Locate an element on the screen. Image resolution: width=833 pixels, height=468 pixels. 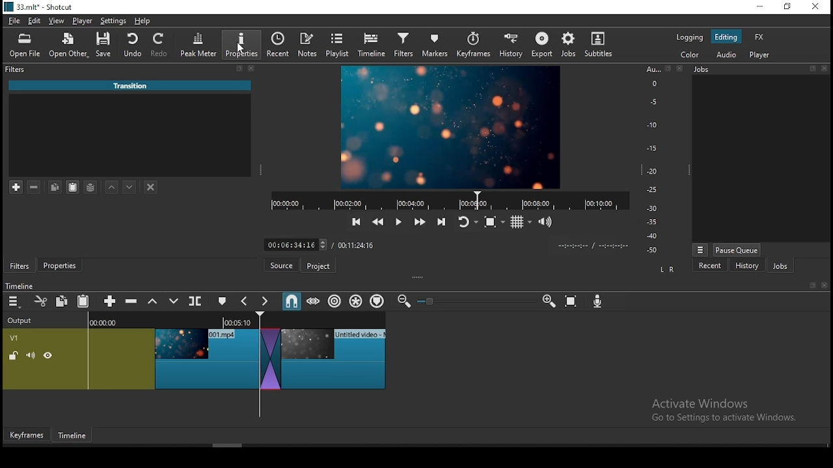
ripple all tracks is located at coordinates (357, 300).